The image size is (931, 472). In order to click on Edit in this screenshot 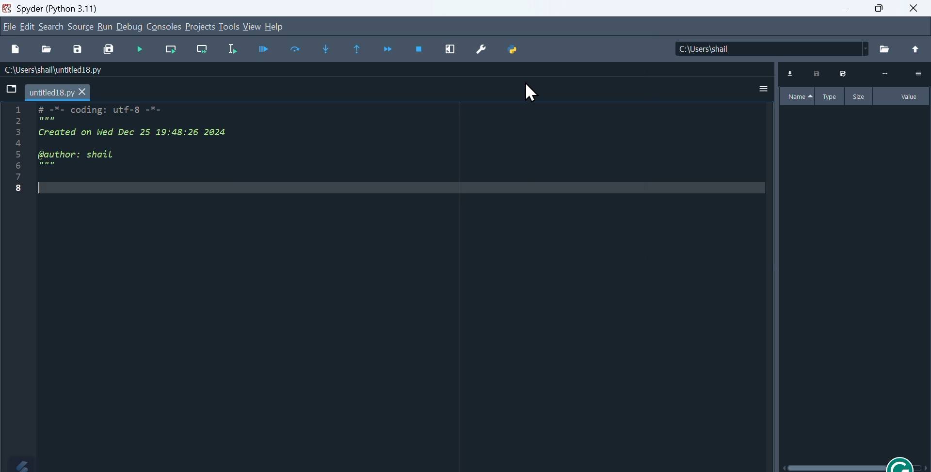, I will do `click(28, 25)`.